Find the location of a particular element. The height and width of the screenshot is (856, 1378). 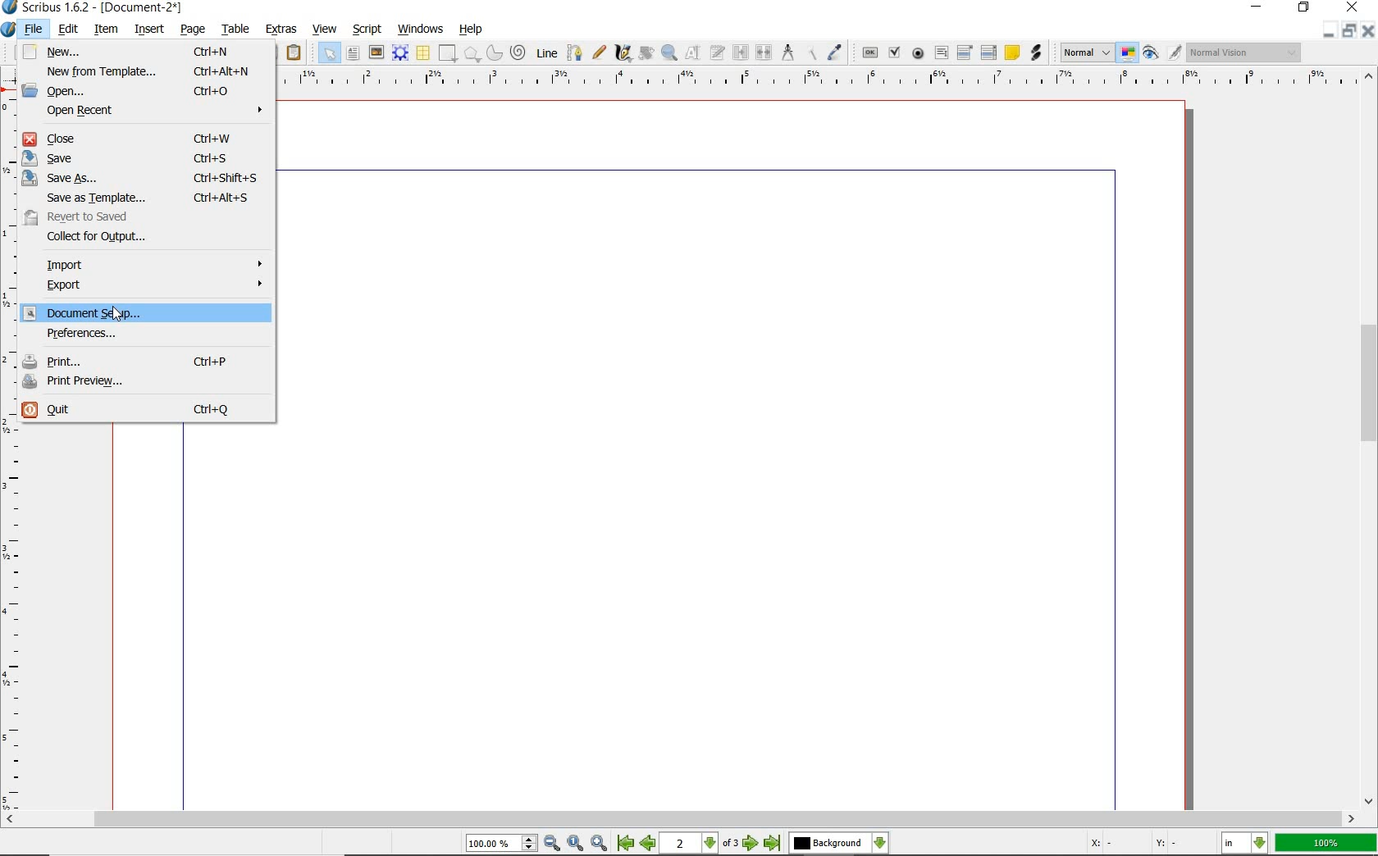

edit is located at coordinates (67, 29).